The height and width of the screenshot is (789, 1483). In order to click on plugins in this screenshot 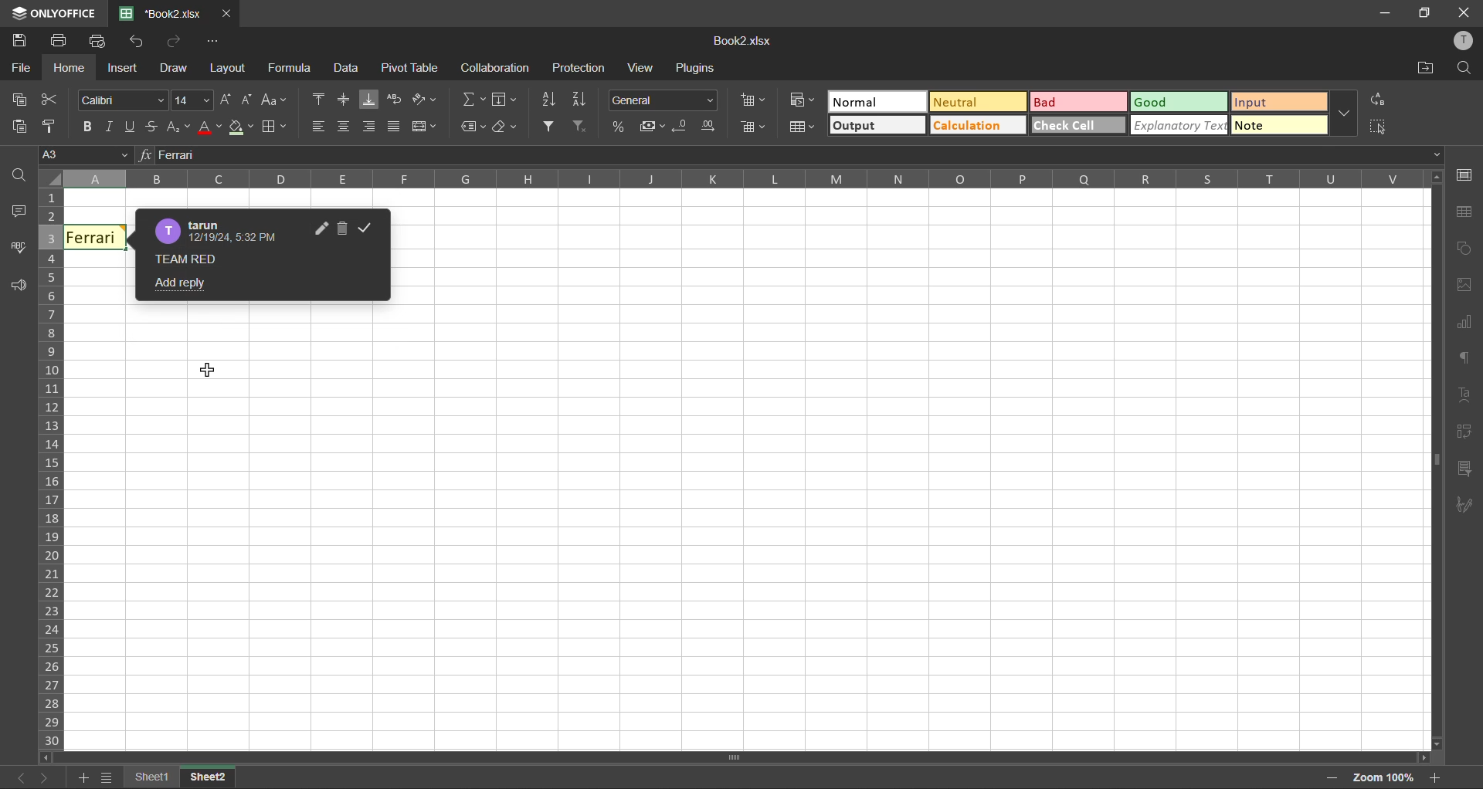, I will do `click(699, 69)`.